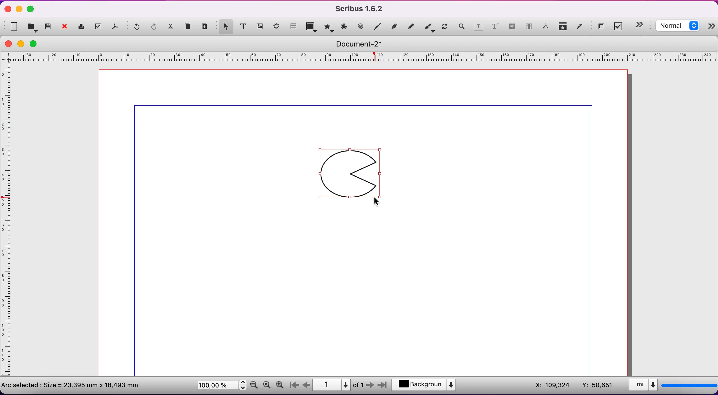 The width and height of the screenshot is (718, 395). What do you see at coordinates (461, 27) in the screenshot?
I see `zoom in or zoom out` at bounding box center [461, 27].